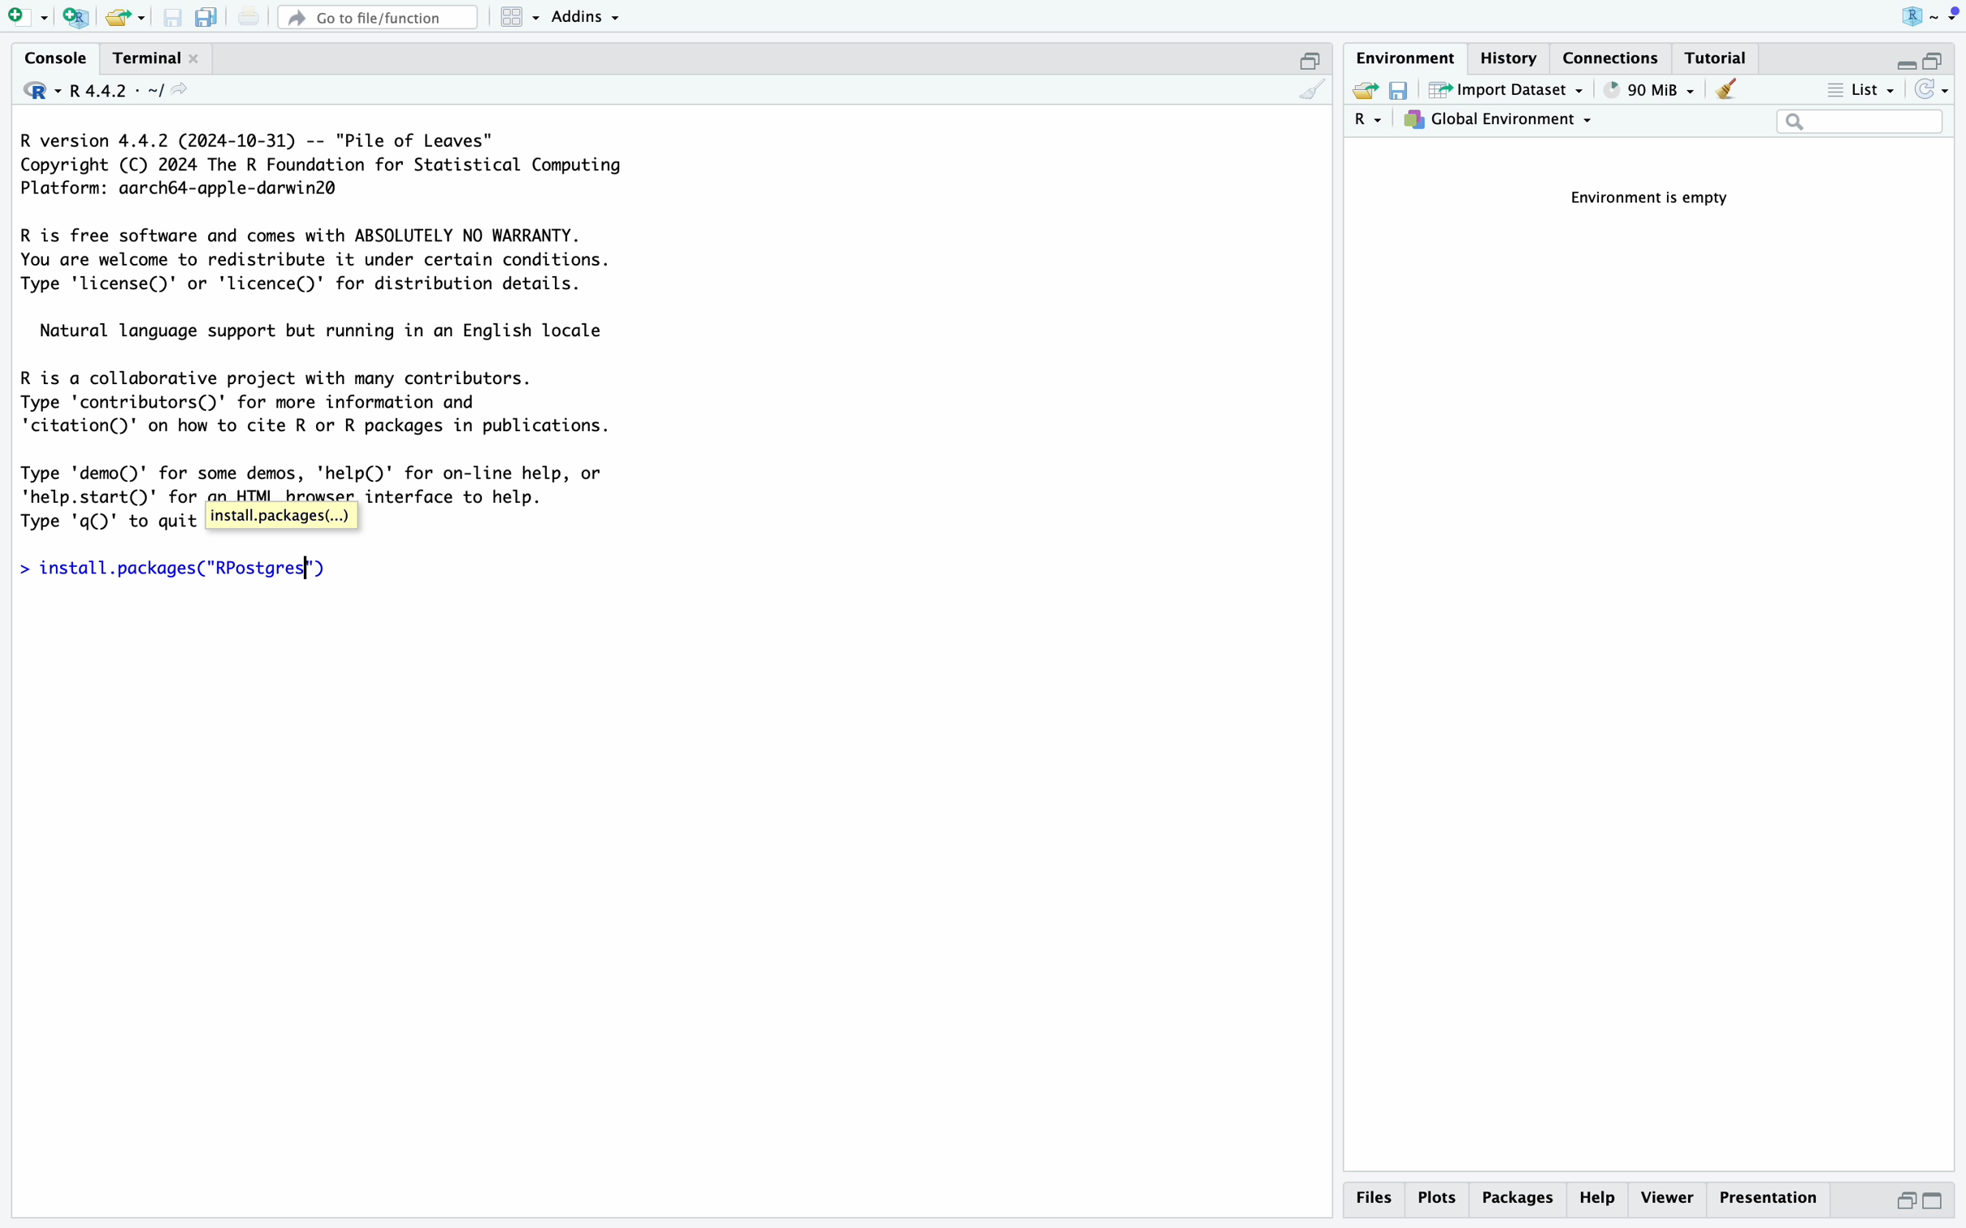  What do you see at coordinates (189, 571) in the screenshot?
I see `install.packages("RPostgres|’)` at bounding box center [189, 571].